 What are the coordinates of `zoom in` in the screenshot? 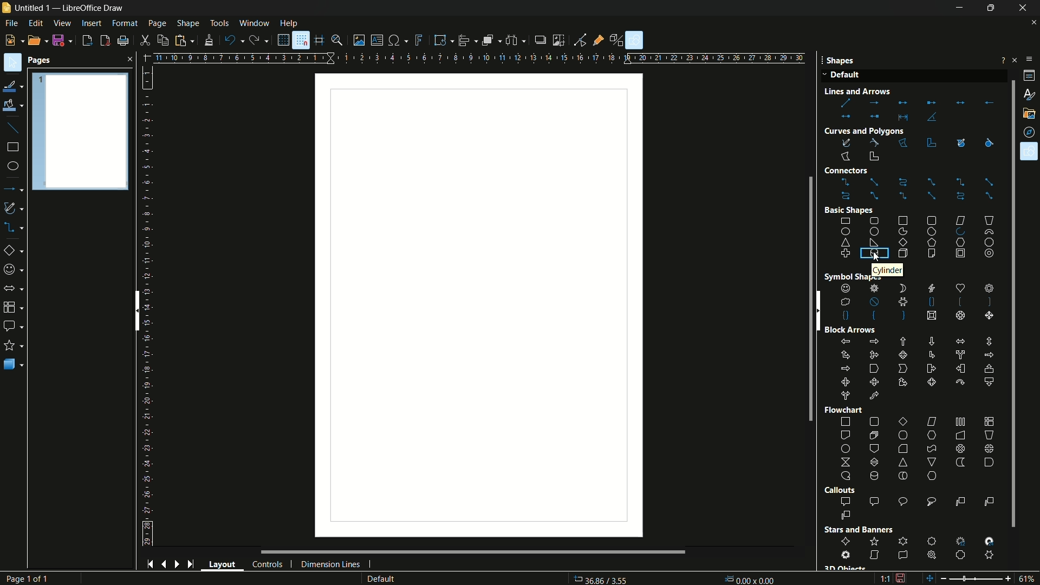 It's located at (1009, 577).